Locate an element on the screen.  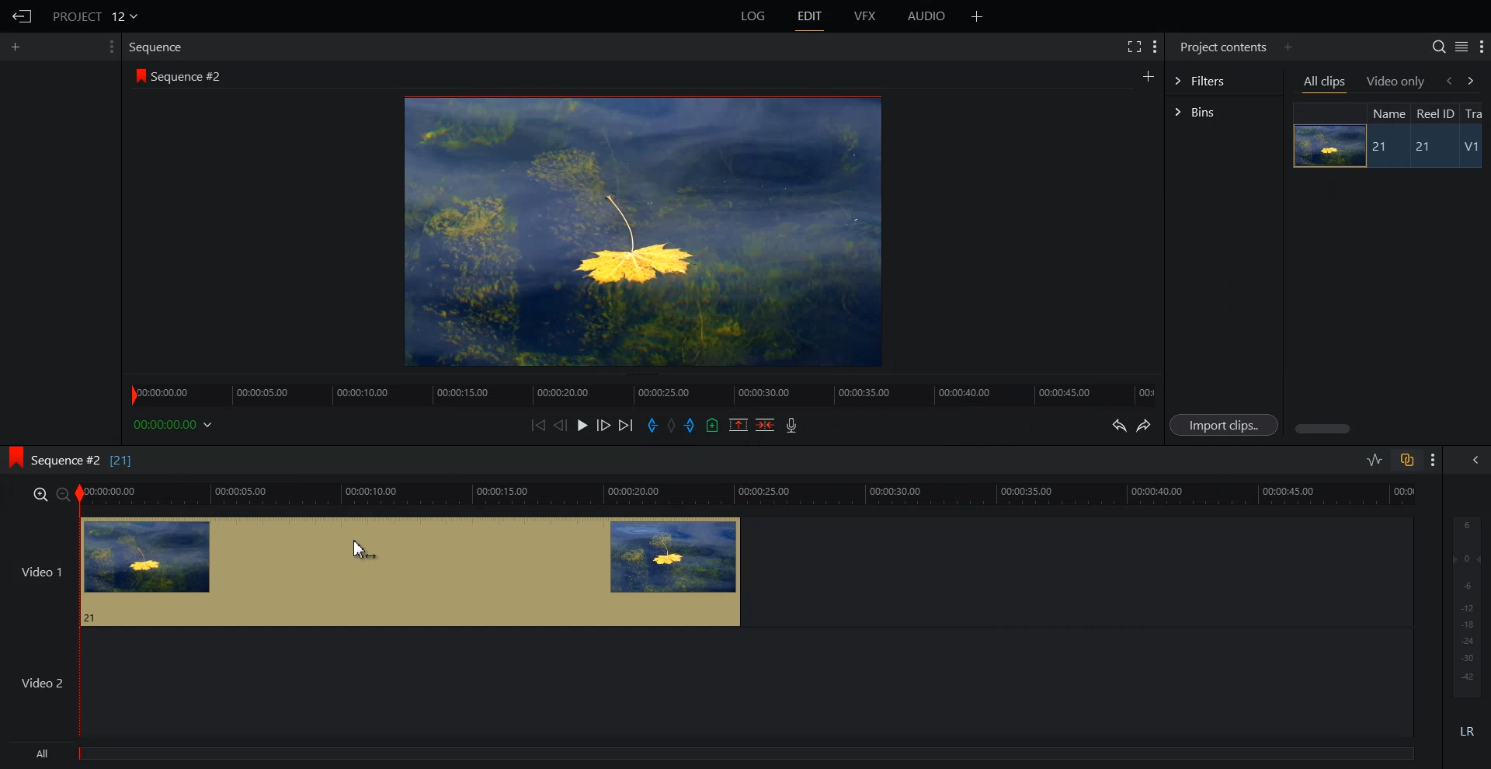
Add panel is located at coordinates (19, 47).